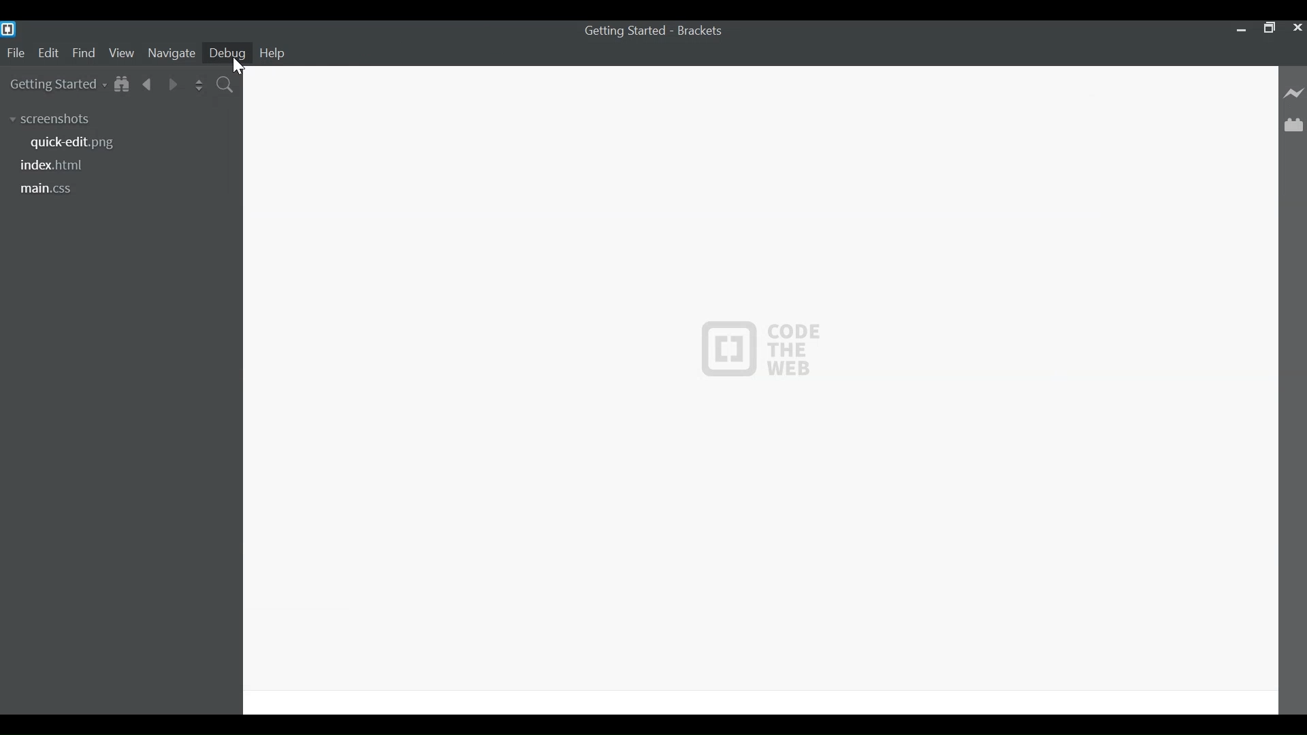  Describe the element at coordinates (52, 84) in the screenshot. I see `Getting Started` at that location.